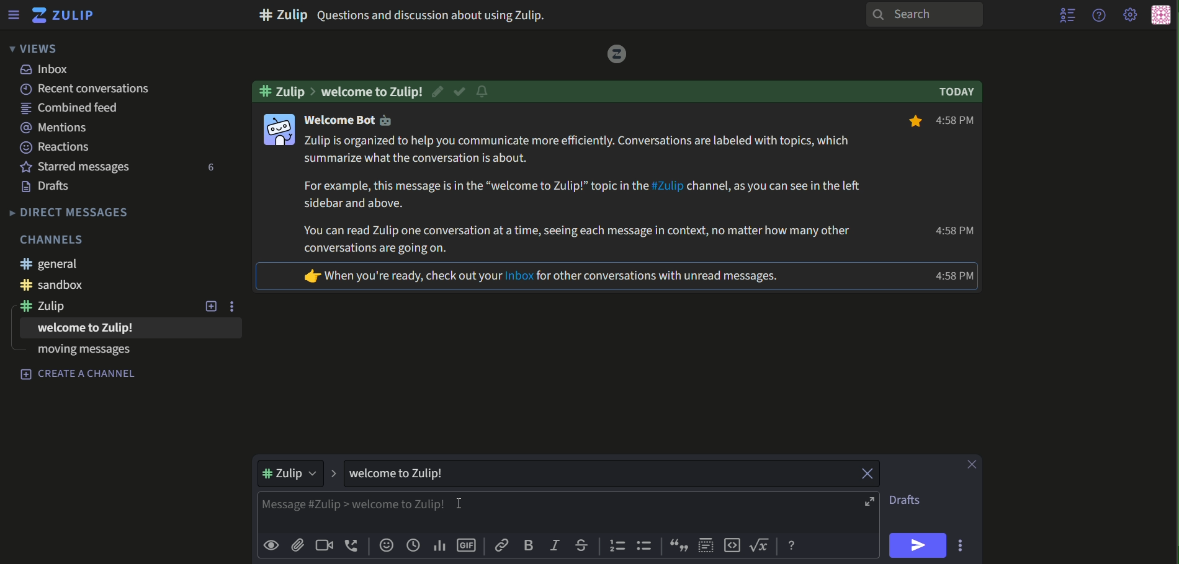 The height and width of the screenshot is (564, 1179). What do you see at coordinates (439, 546) in the screenshot?
I see `add poll` at bounding box center [439, 546].